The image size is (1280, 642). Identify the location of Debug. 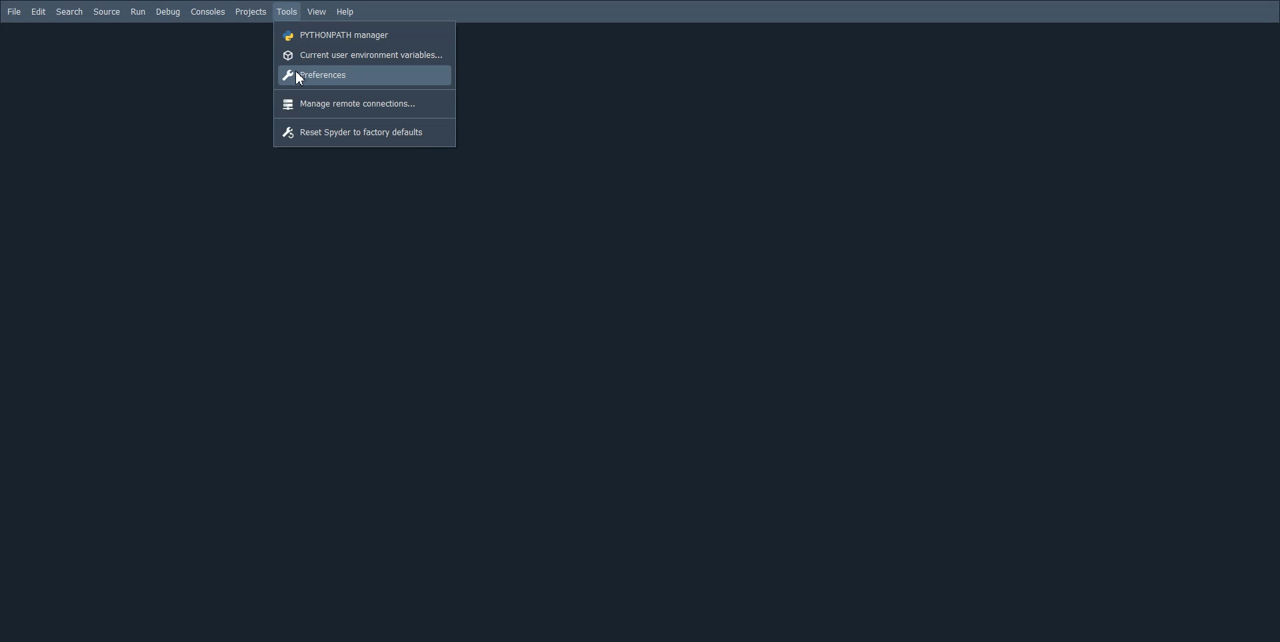
(168, 13).